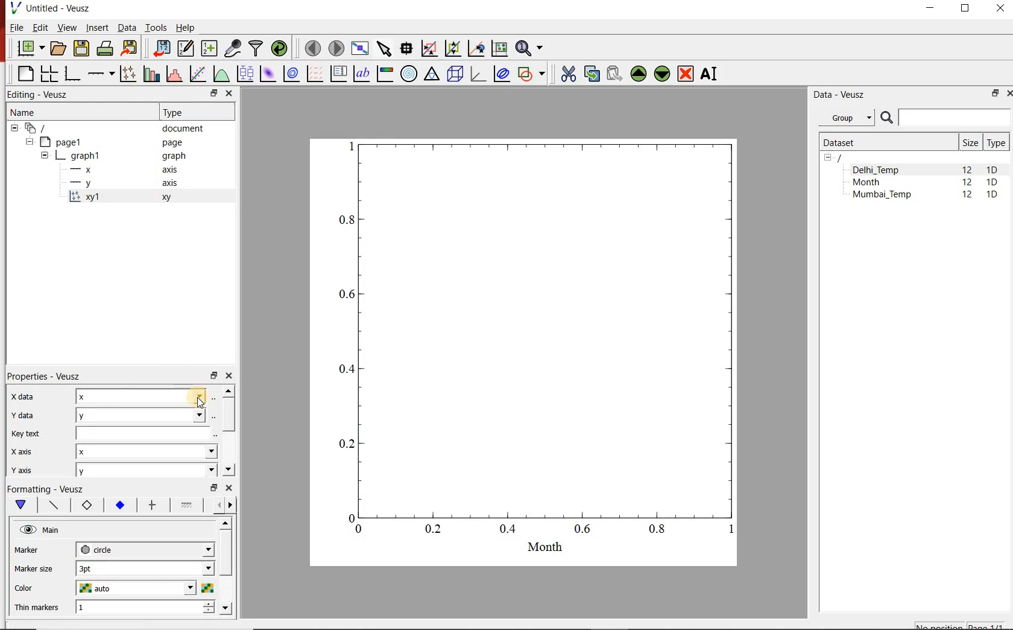 The height and width of the screenshot is (630, 1013). What do you see at coordinates (25, 434) in the screenshot?
I see `Key text` at bounding box center [25, 434].